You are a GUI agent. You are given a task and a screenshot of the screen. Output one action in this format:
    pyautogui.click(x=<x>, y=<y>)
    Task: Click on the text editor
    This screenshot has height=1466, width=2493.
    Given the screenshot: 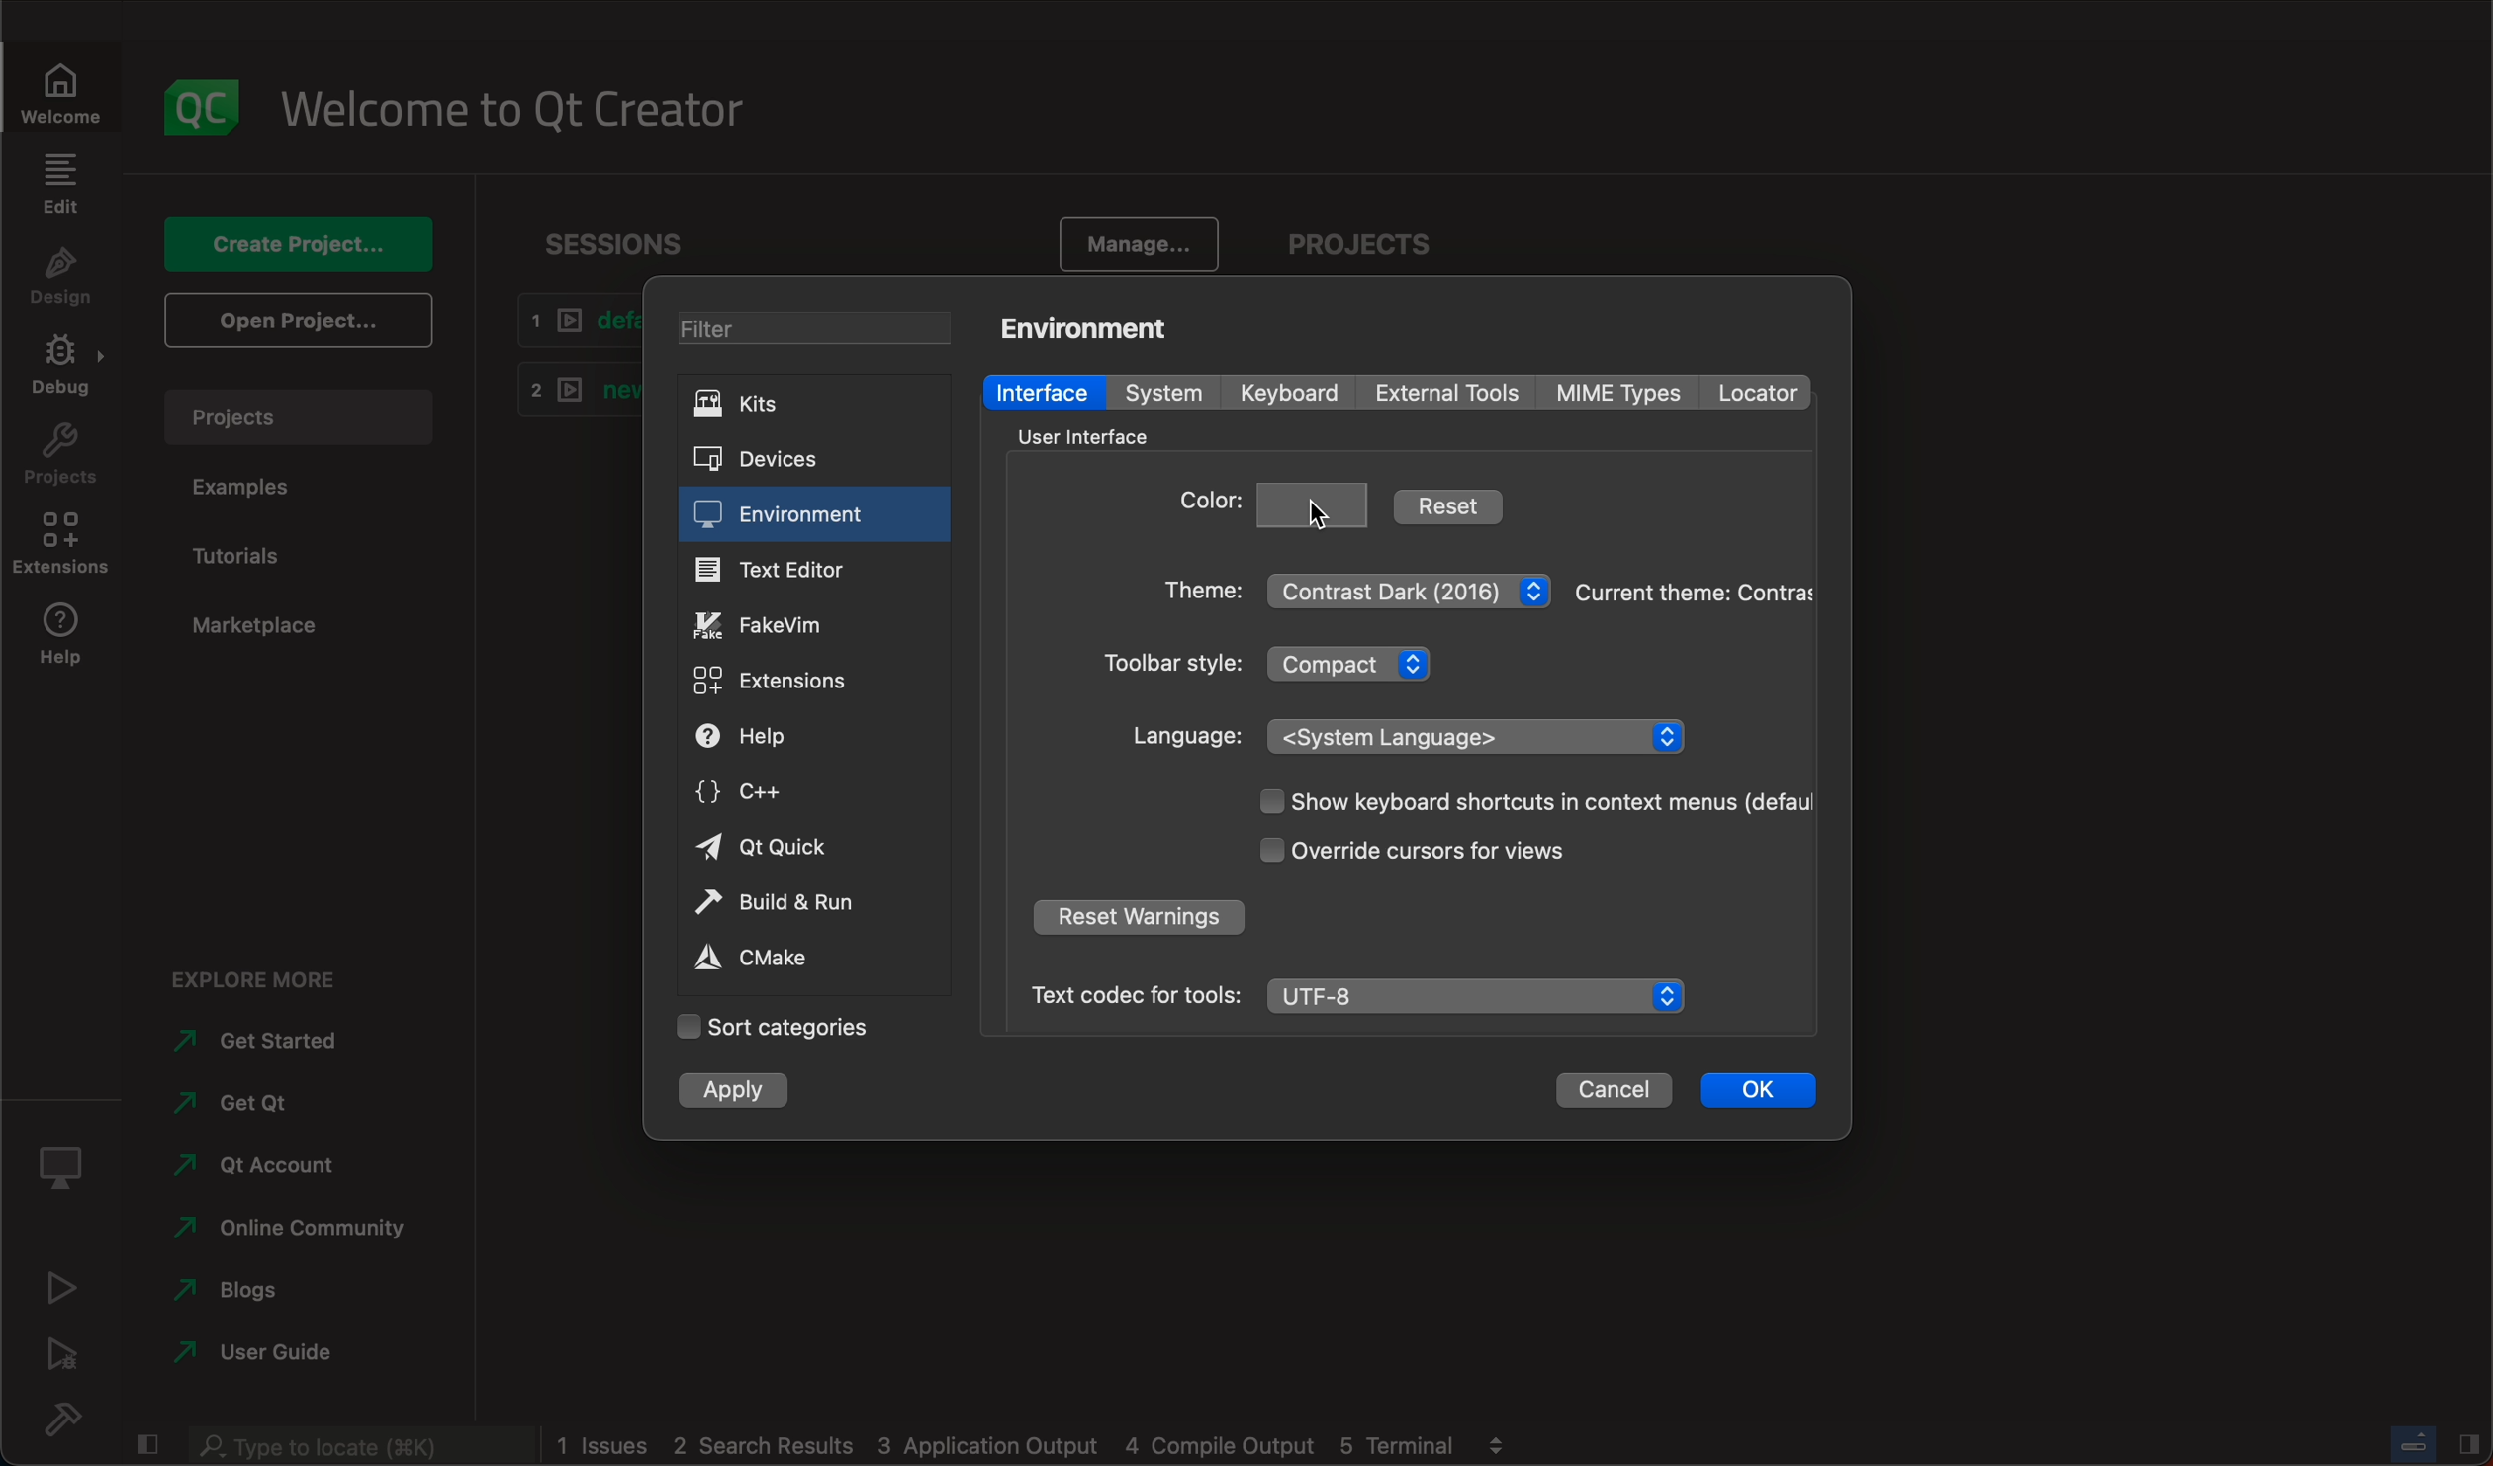 What is the action you would take?
    pyautogui.click(x=814, y=568)
    